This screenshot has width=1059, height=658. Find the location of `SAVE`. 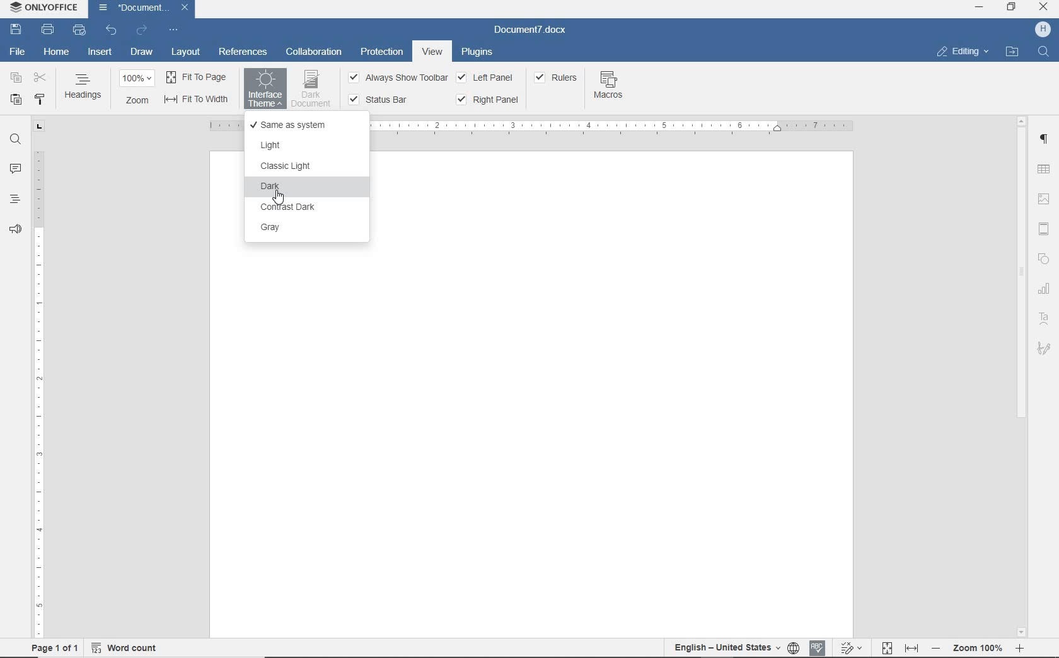

SAVE is located at coordinates (16, 30).